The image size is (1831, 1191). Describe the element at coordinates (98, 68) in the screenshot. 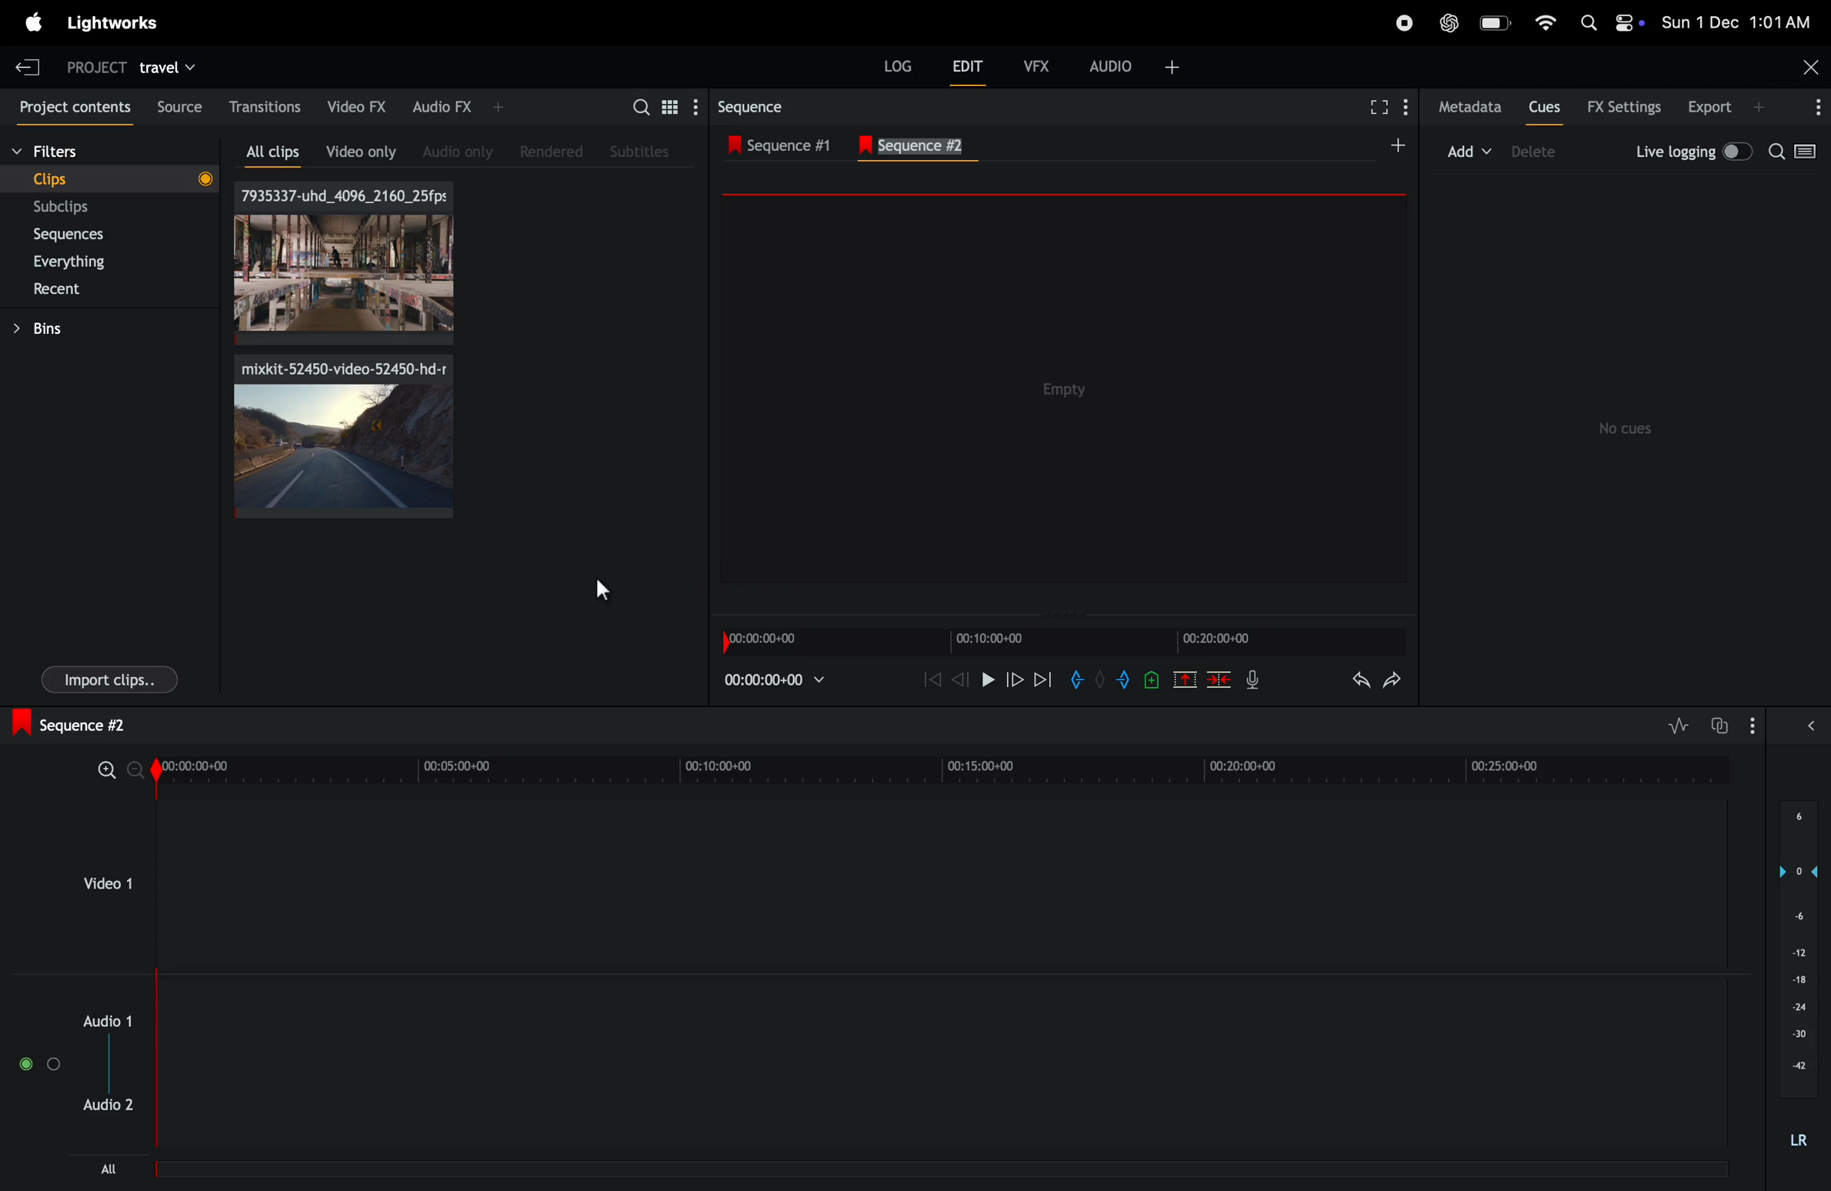

I see `project` at that location.